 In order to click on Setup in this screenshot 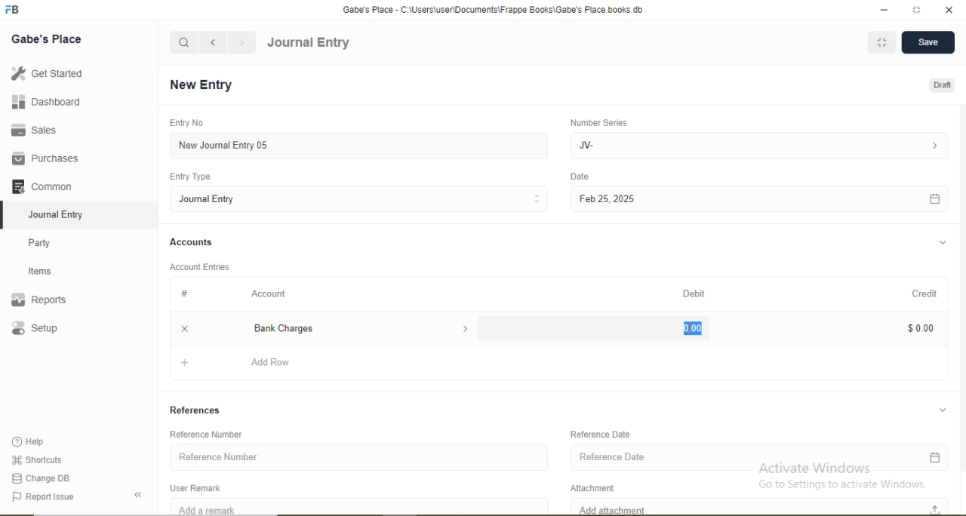, I will do `click(57, 330)`.